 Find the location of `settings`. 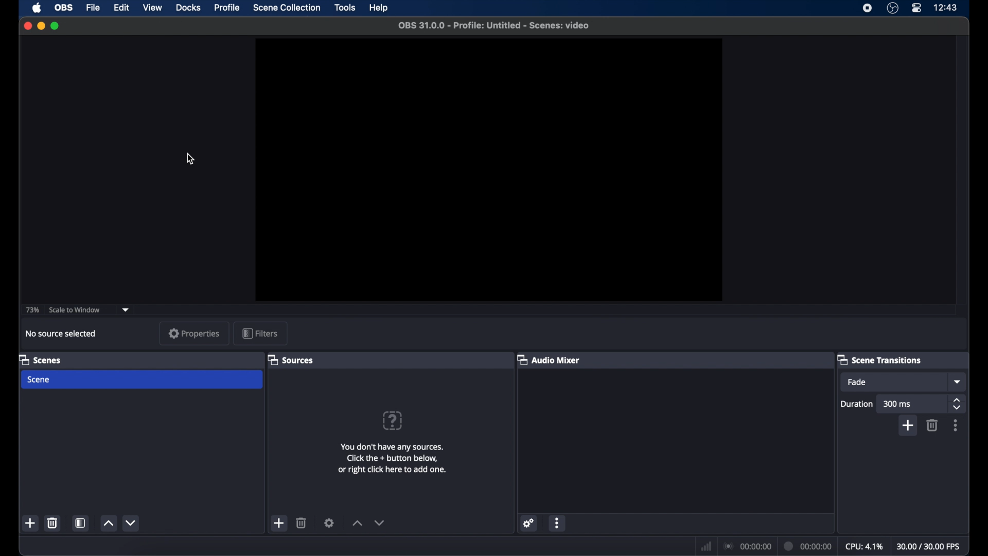

settings is located at coordinates (331, 523).